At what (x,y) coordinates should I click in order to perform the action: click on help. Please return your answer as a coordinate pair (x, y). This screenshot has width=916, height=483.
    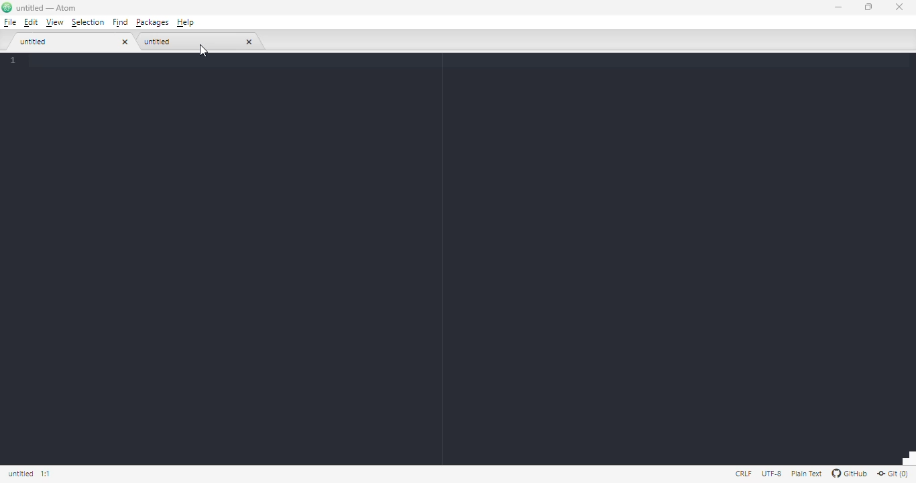
    Looking at the image, I should click on (186, 23).